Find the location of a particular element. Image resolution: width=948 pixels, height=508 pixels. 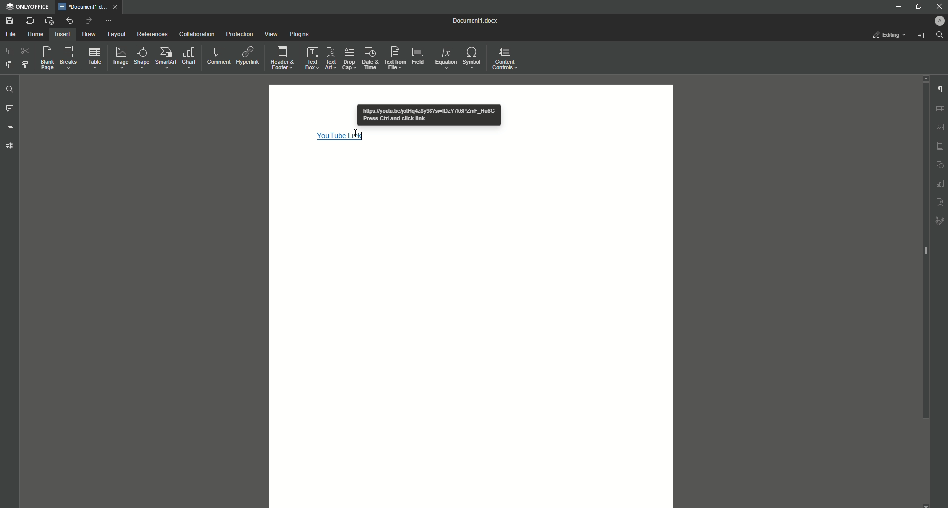

Header & footer settings is located at coordinates (941, 146).